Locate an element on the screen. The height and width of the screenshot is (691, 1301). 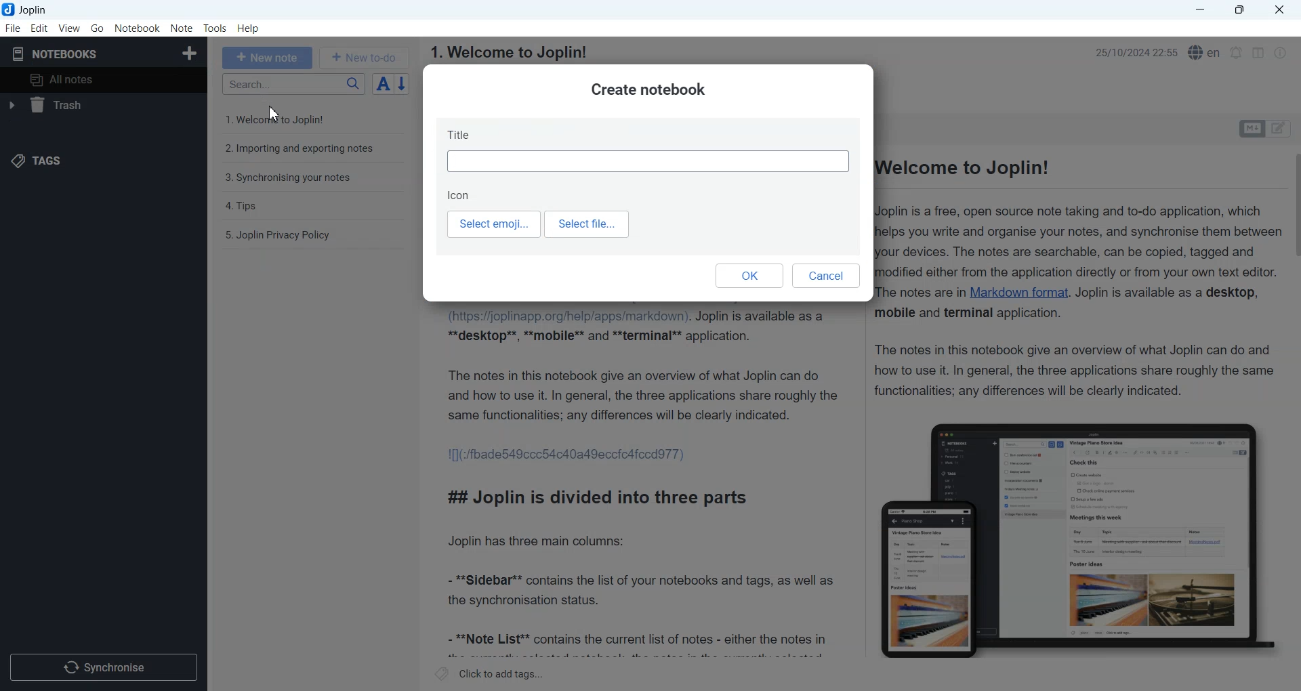
Toggle editors is located at coordinates (1281, 129).